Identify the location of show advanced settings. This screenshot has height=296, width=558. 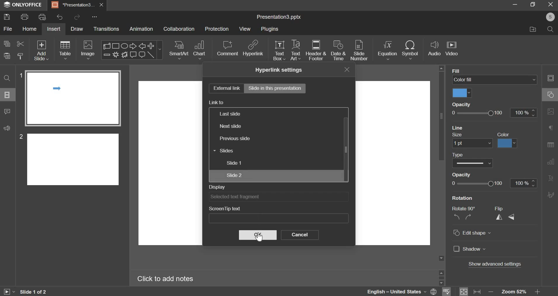
(495, 264).